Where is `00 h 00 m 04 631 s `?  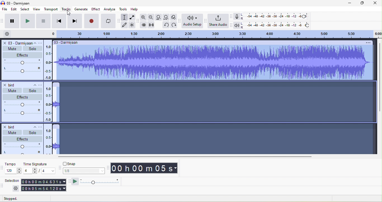
00 h 00 m 04 631 s  is located at coordinates (44, 181).